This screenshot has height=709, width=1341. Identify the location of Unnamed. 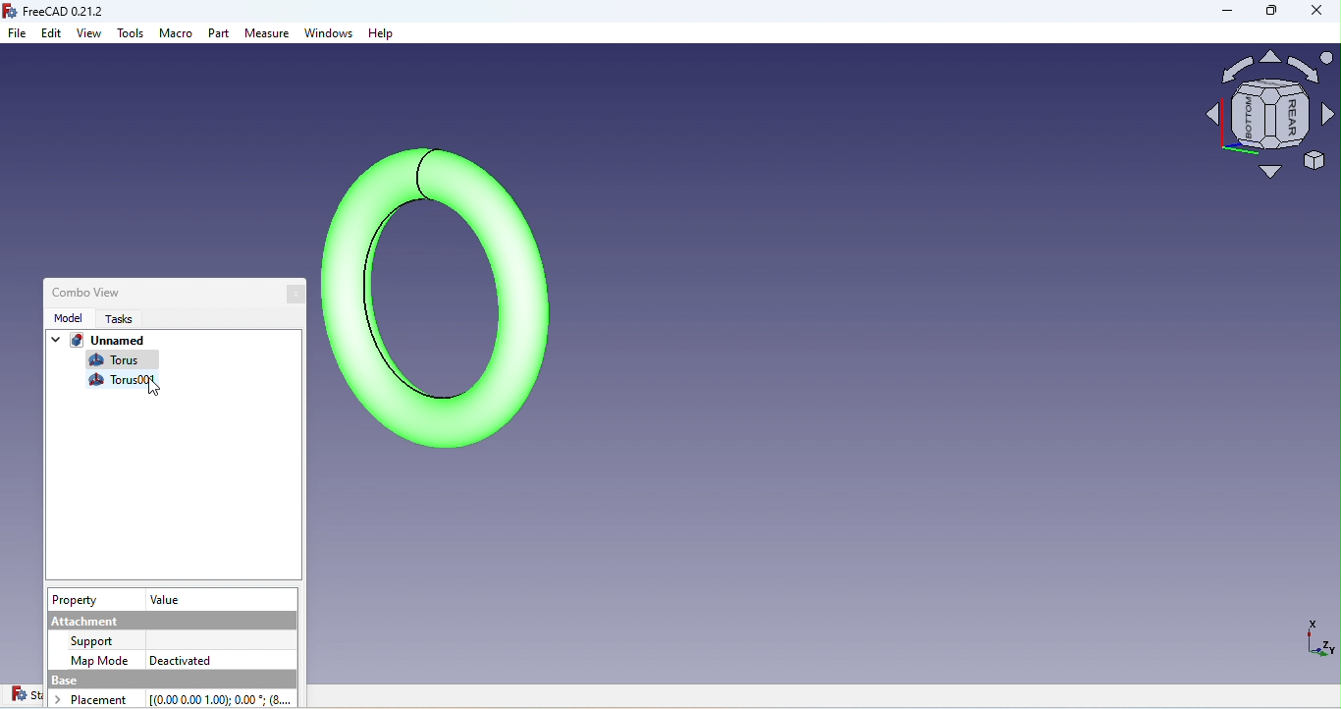
(97, 344).